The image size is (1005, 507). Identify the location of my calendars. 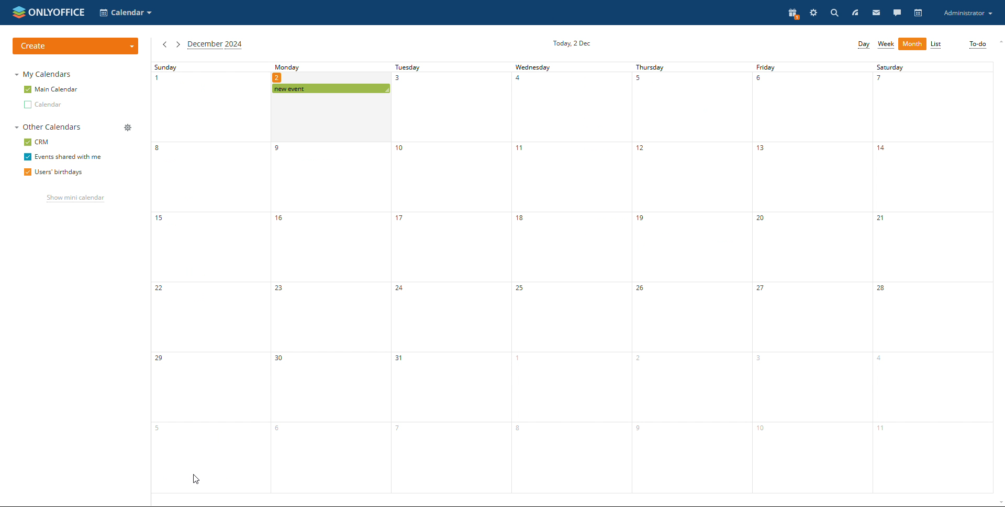
(45, 74).